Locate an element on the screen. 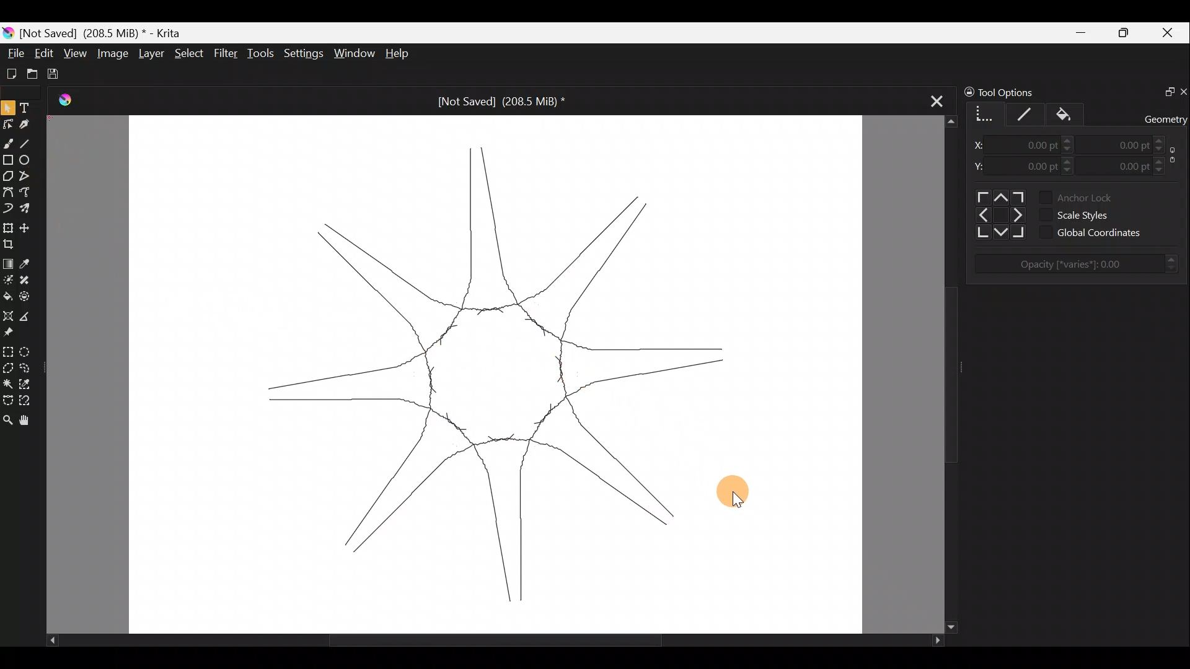  Settings is located at coordinates (301, 54).